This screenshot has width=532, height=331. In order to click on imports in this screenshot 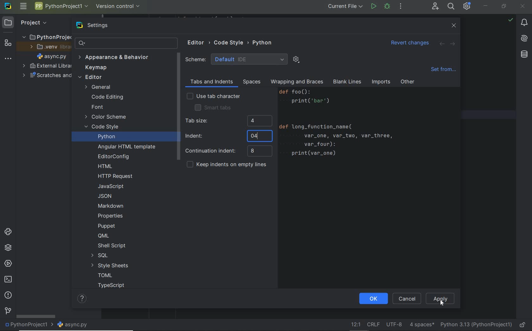, I will do `click(381, 82)`.